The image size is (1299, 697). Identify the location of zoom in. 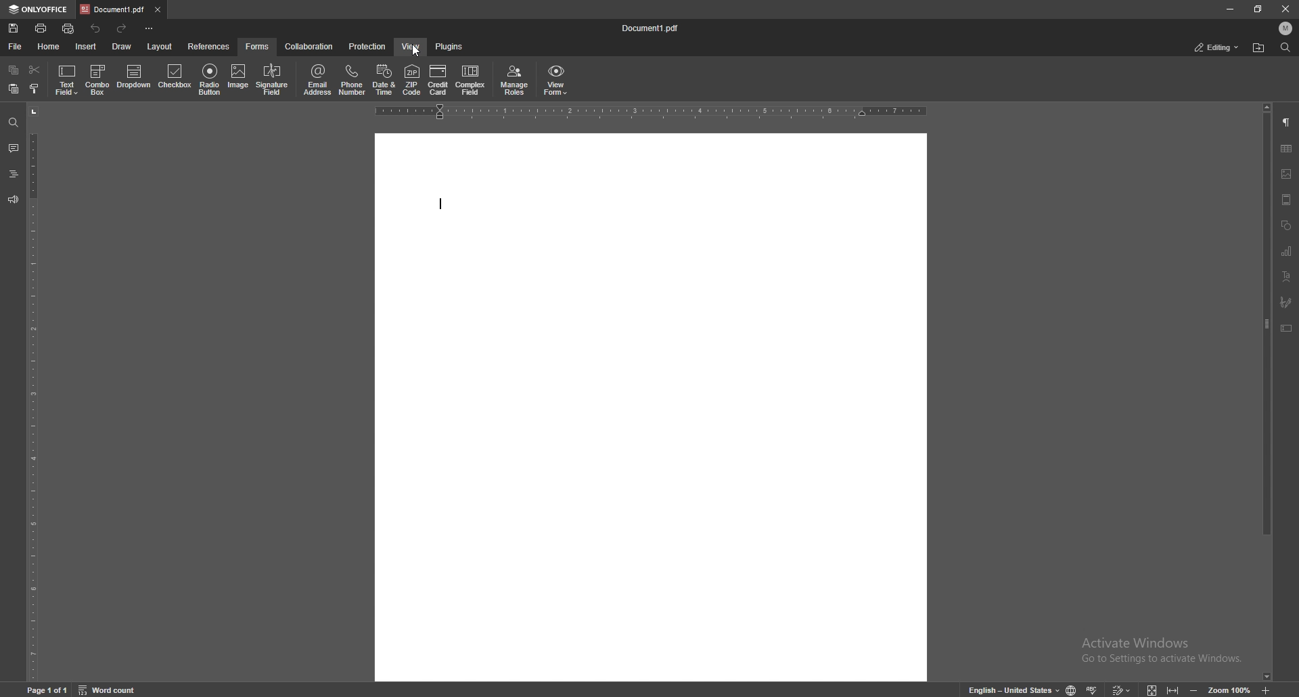
(1268, 689).